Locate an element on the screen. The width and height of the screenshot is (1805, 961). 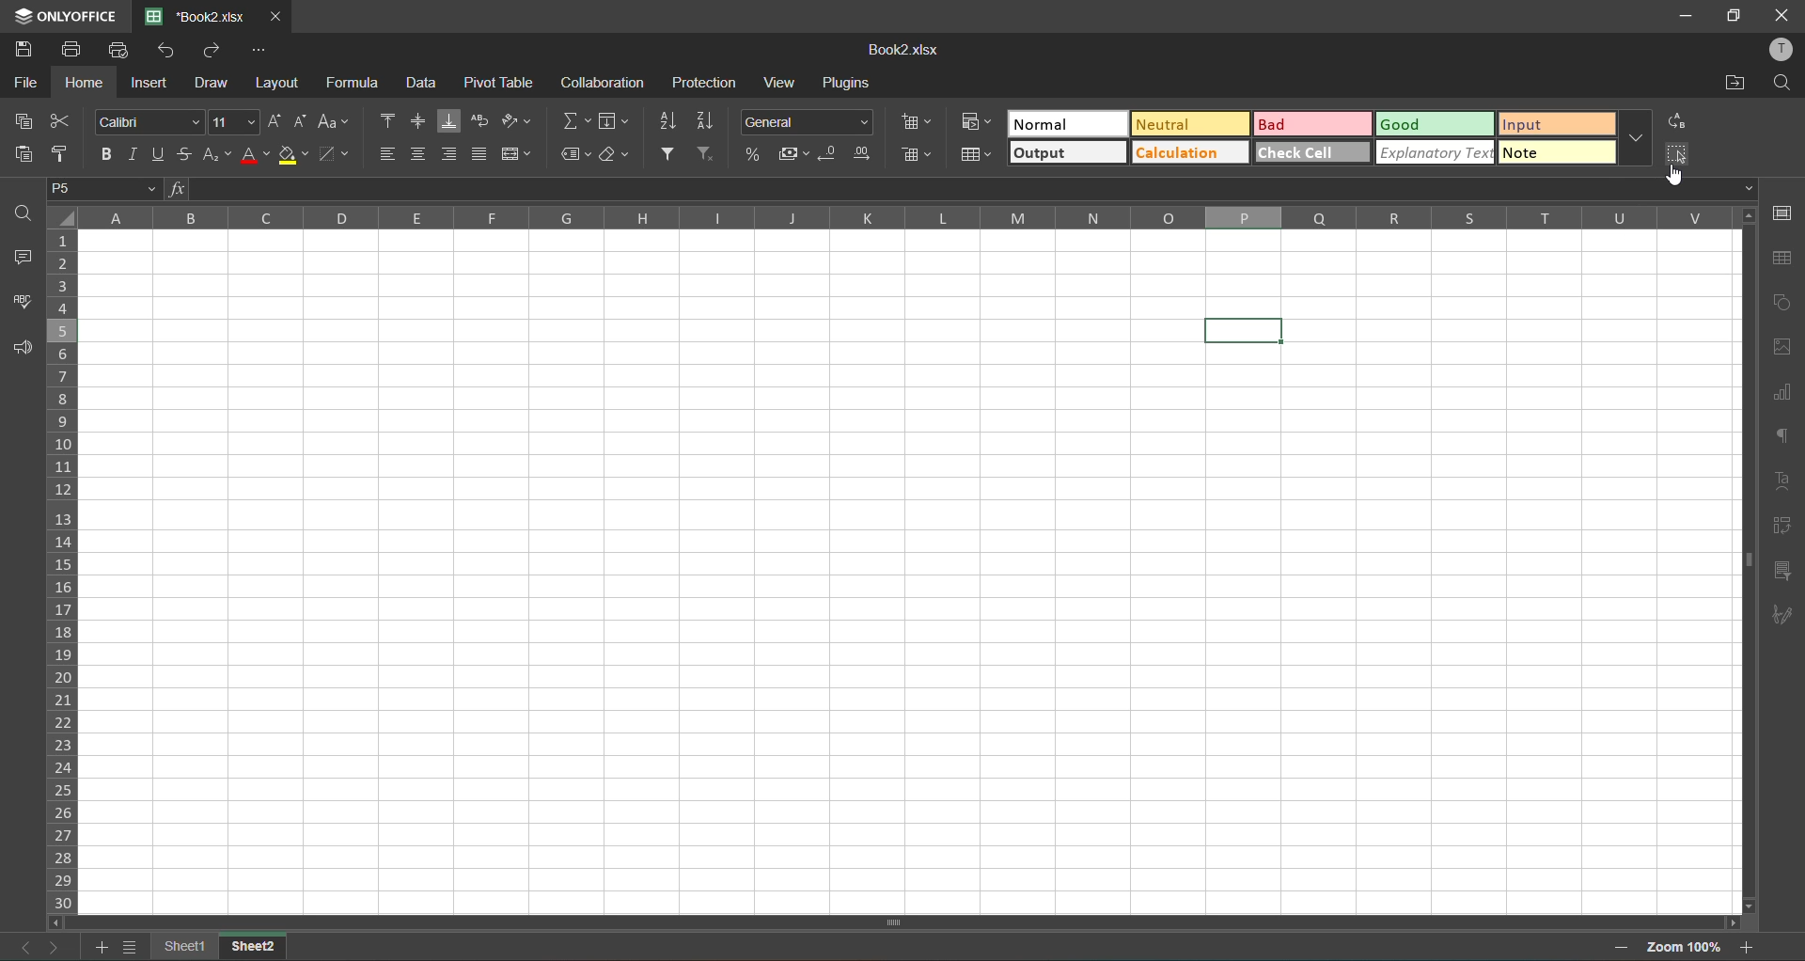
maximise is located at coordinates (1734, 14).